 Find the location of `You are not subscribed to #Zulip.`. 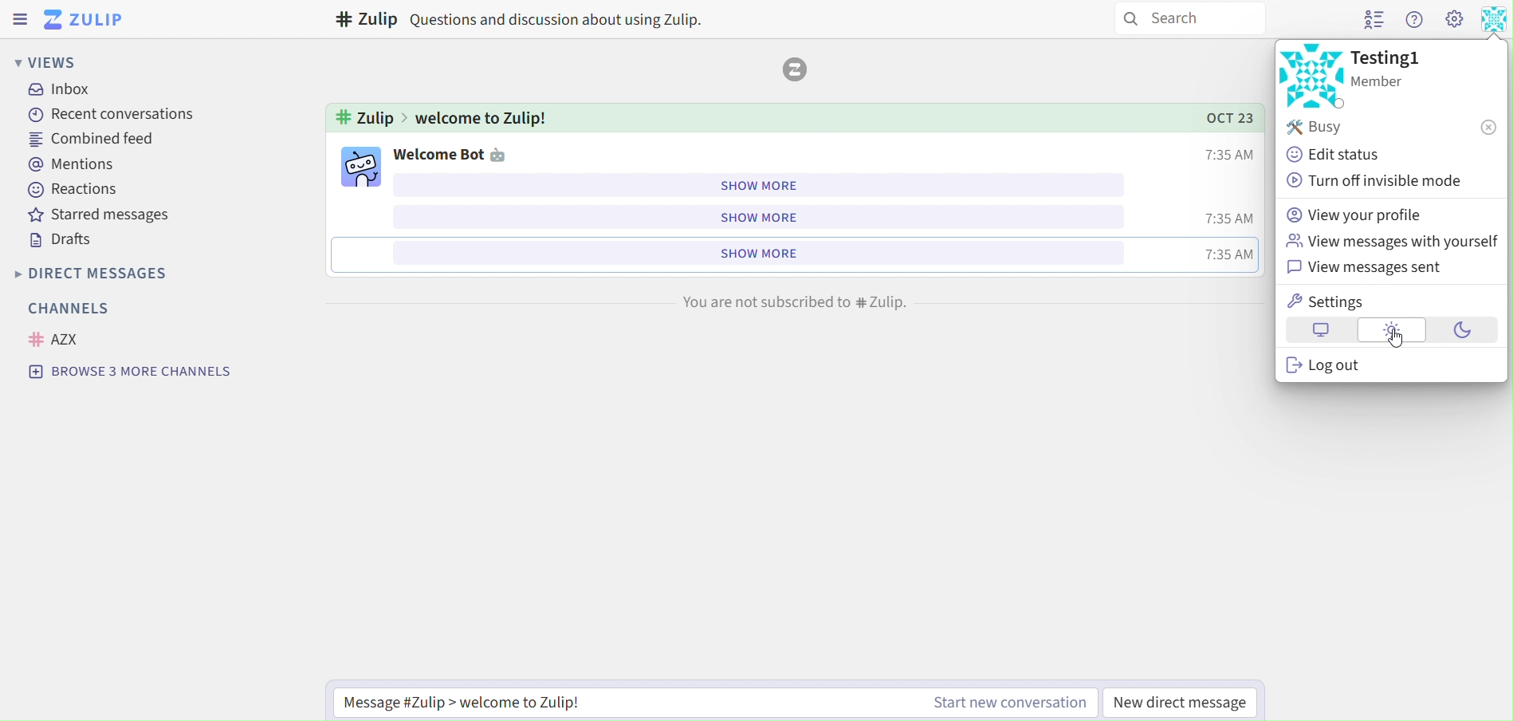

You are not subscribed to #Zulip. is located at coordinates (799, 300).